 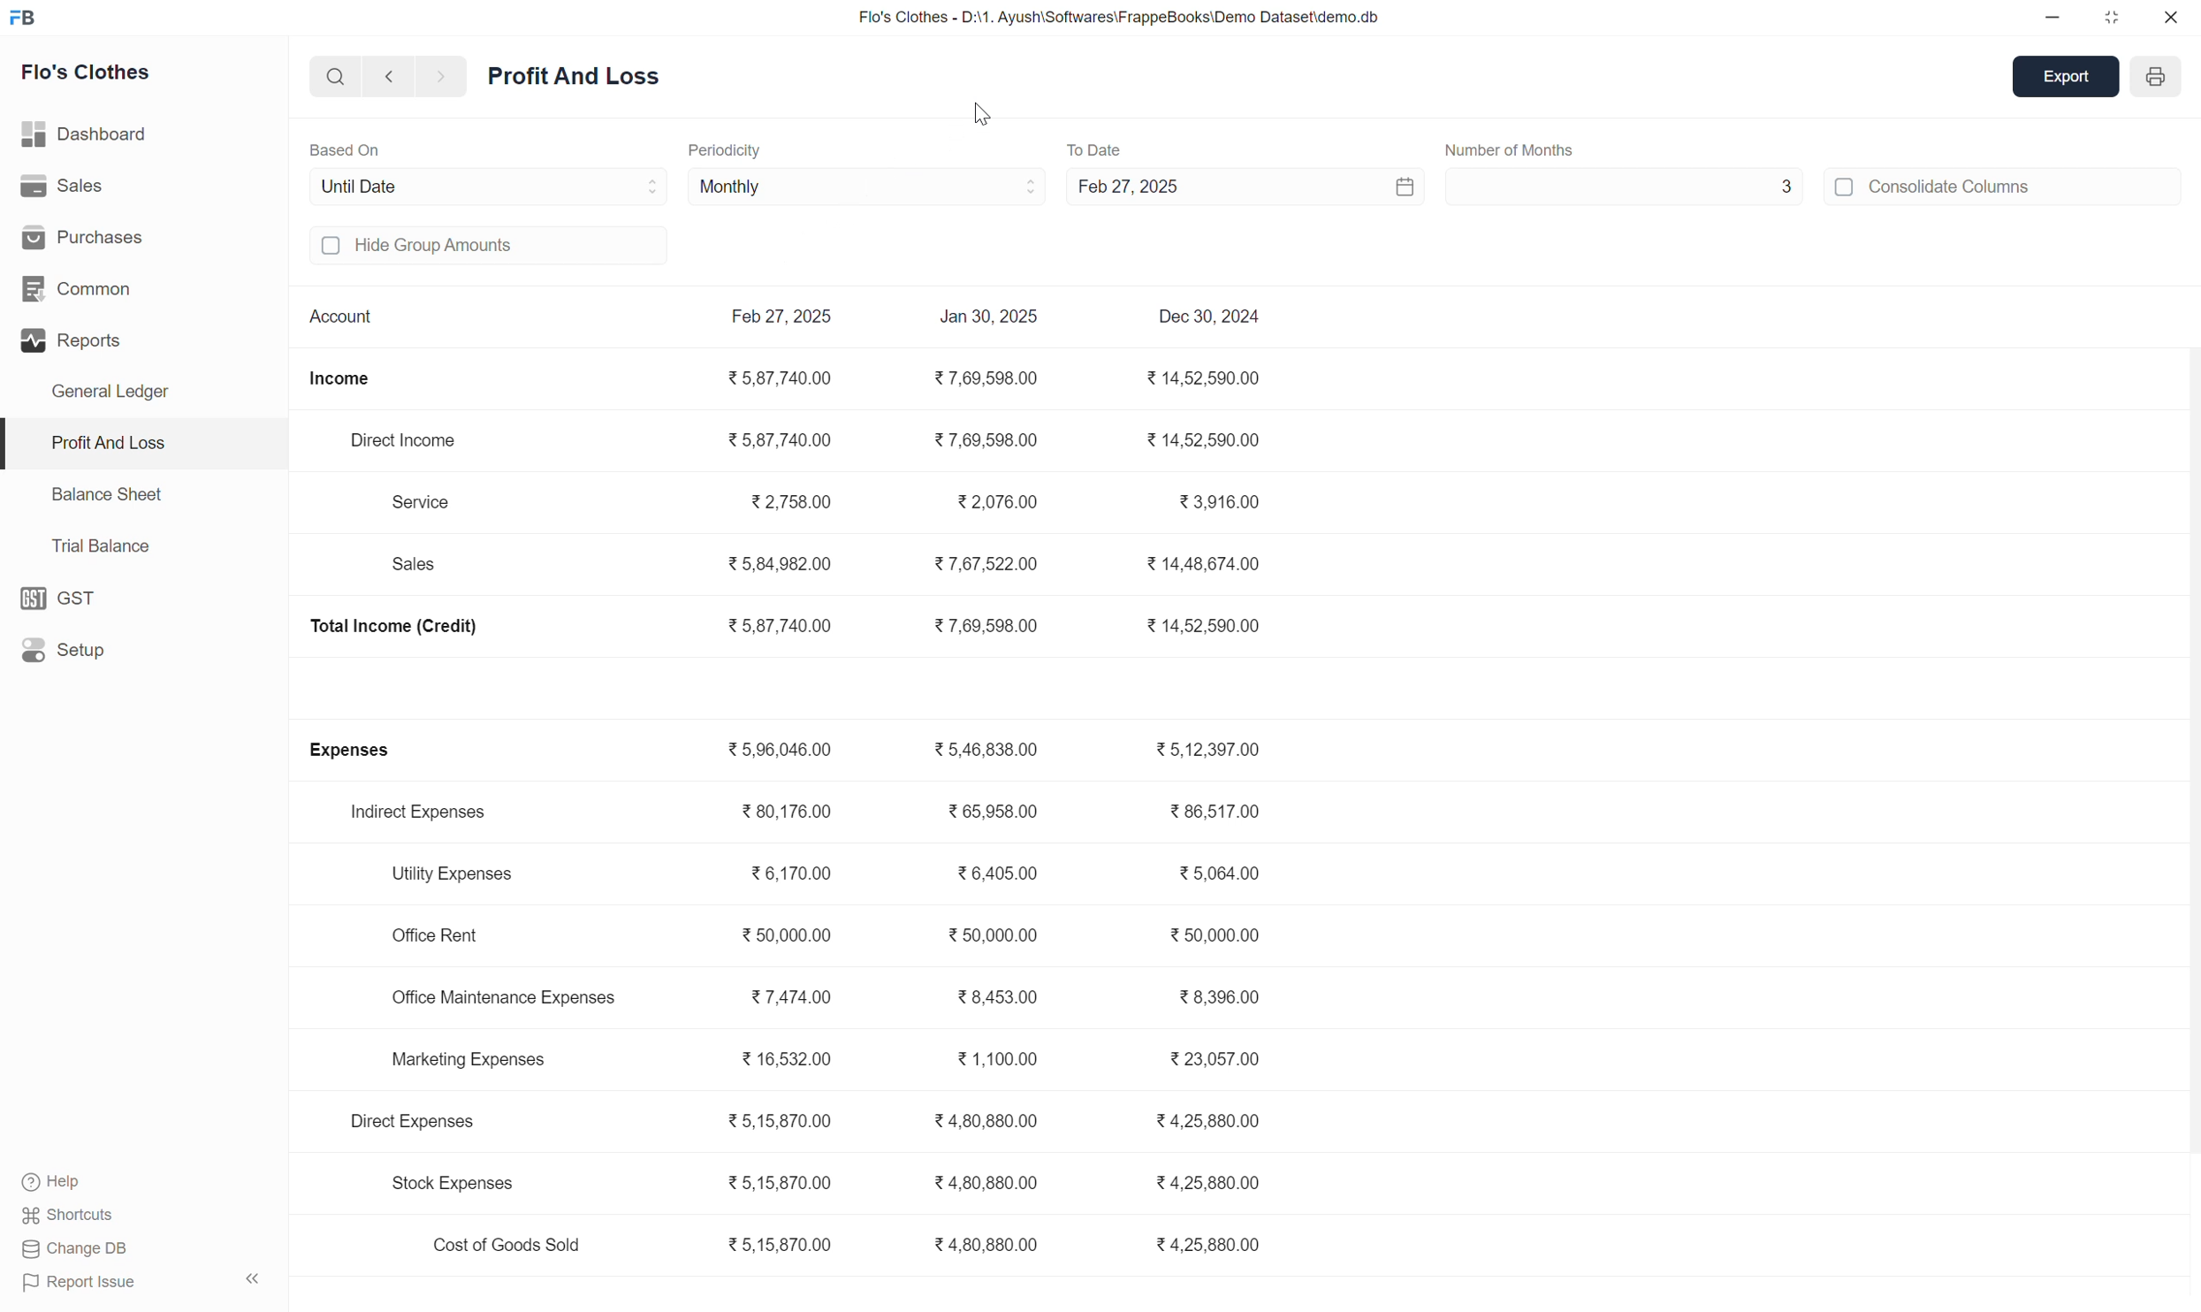 What do you see at coordinates (351, 151) in the screenshot?
I see `Based On` at bounding box center [351, 151].